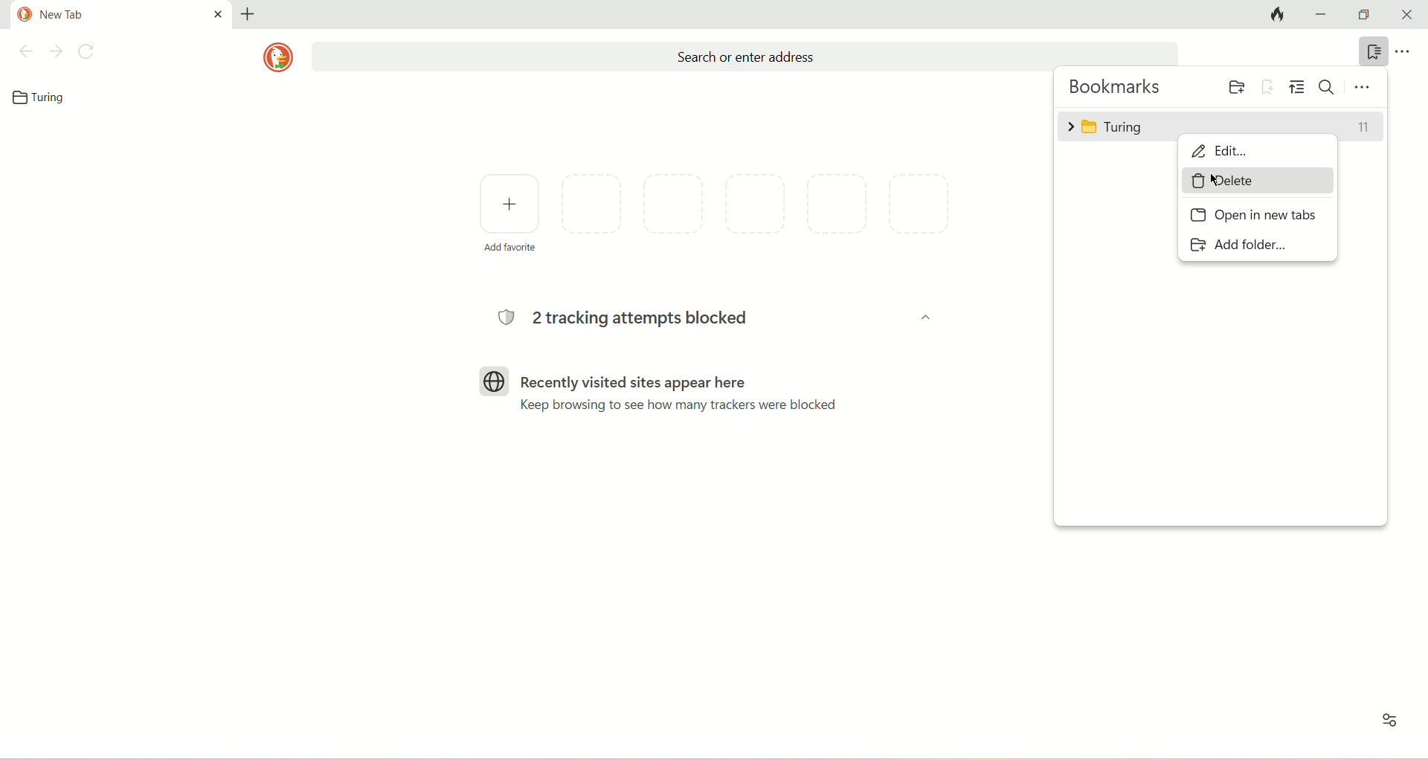  I want to click on maximize, so click(1366, 15).